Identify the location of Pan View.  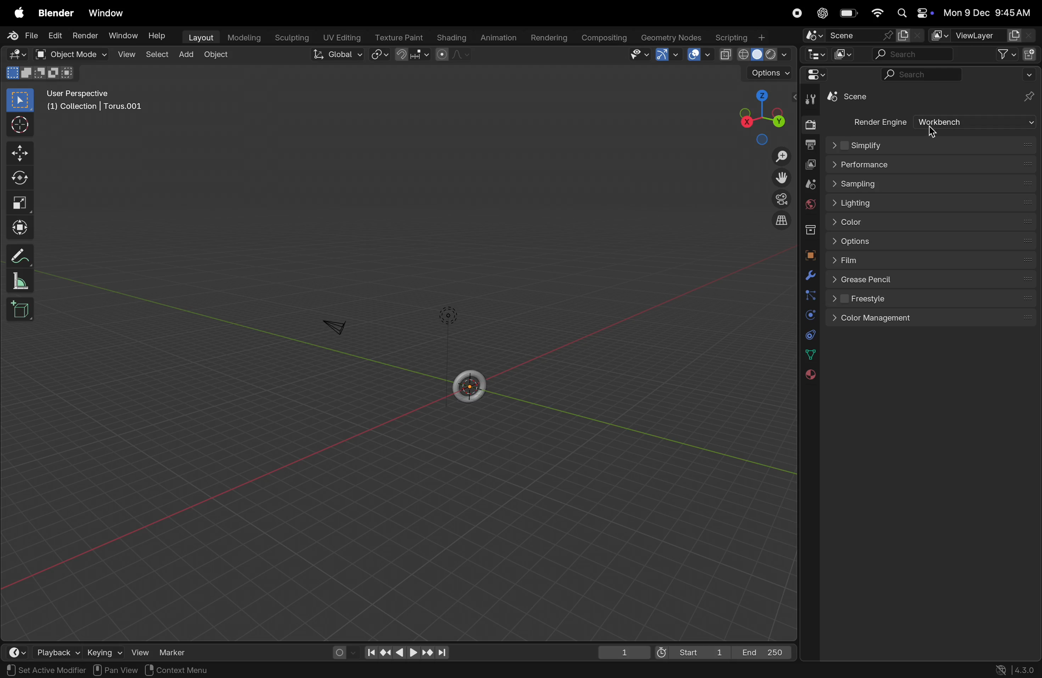
(115, 670).